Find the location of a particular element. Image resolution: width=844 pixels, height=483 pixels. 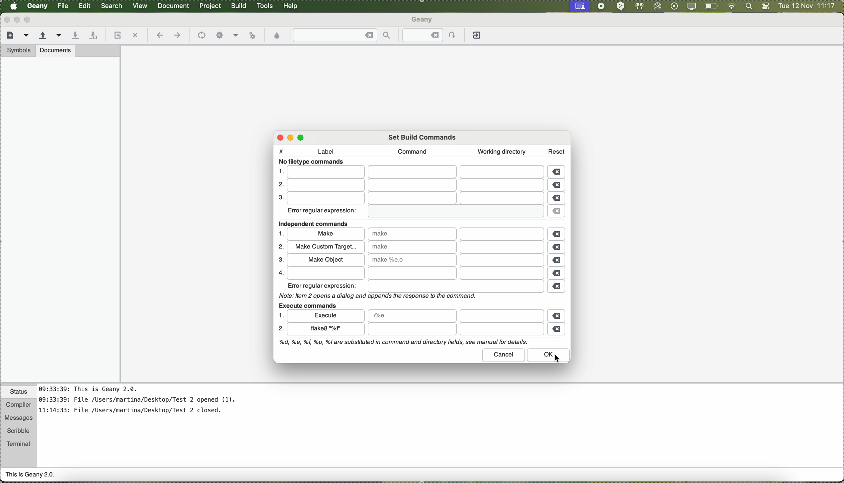

new command is located at coordinates (325, 330).